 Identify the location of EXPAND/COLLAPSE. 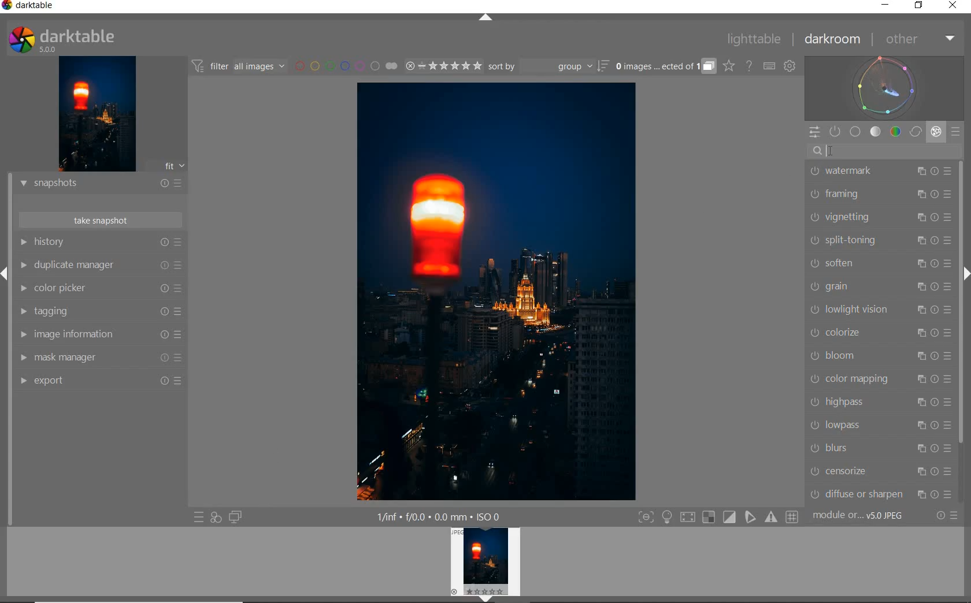
(487, 19).